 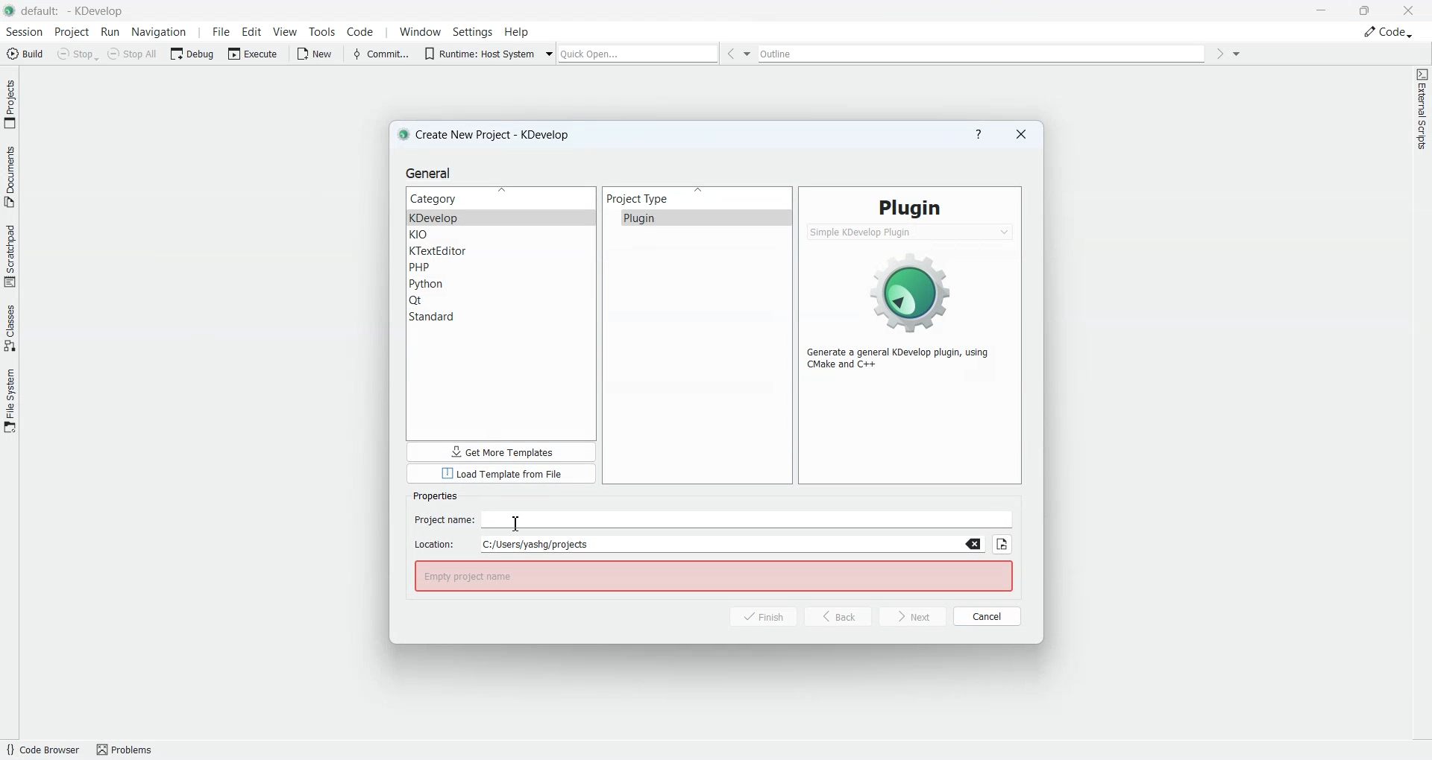 I want to click on Project, so click(x=72, y=32).